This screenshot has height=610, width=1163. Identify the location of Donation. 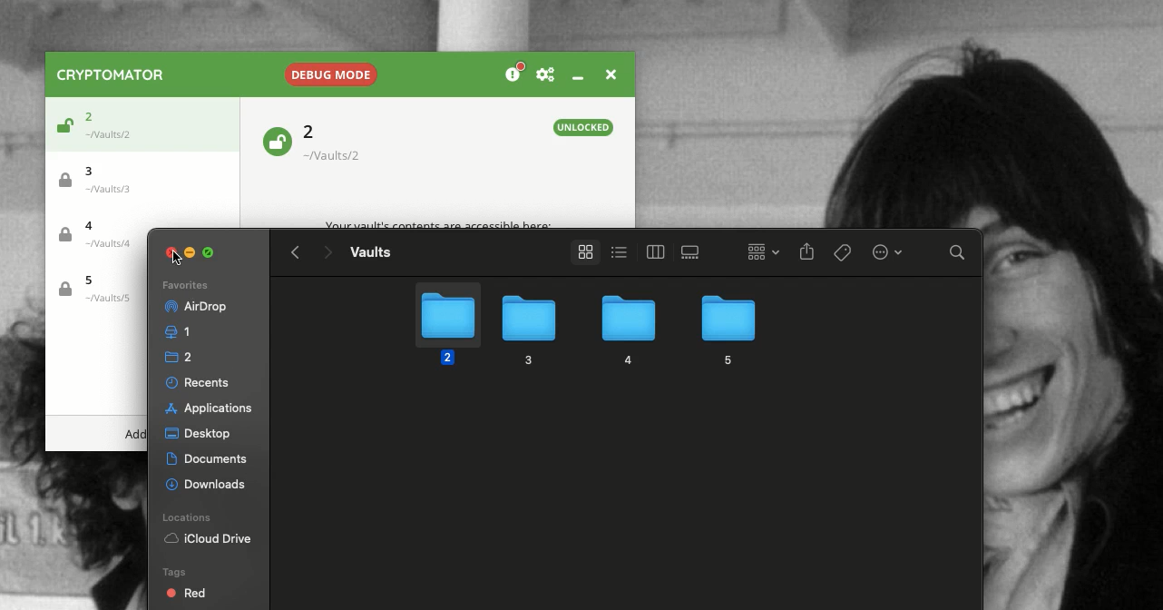
(515, 74).